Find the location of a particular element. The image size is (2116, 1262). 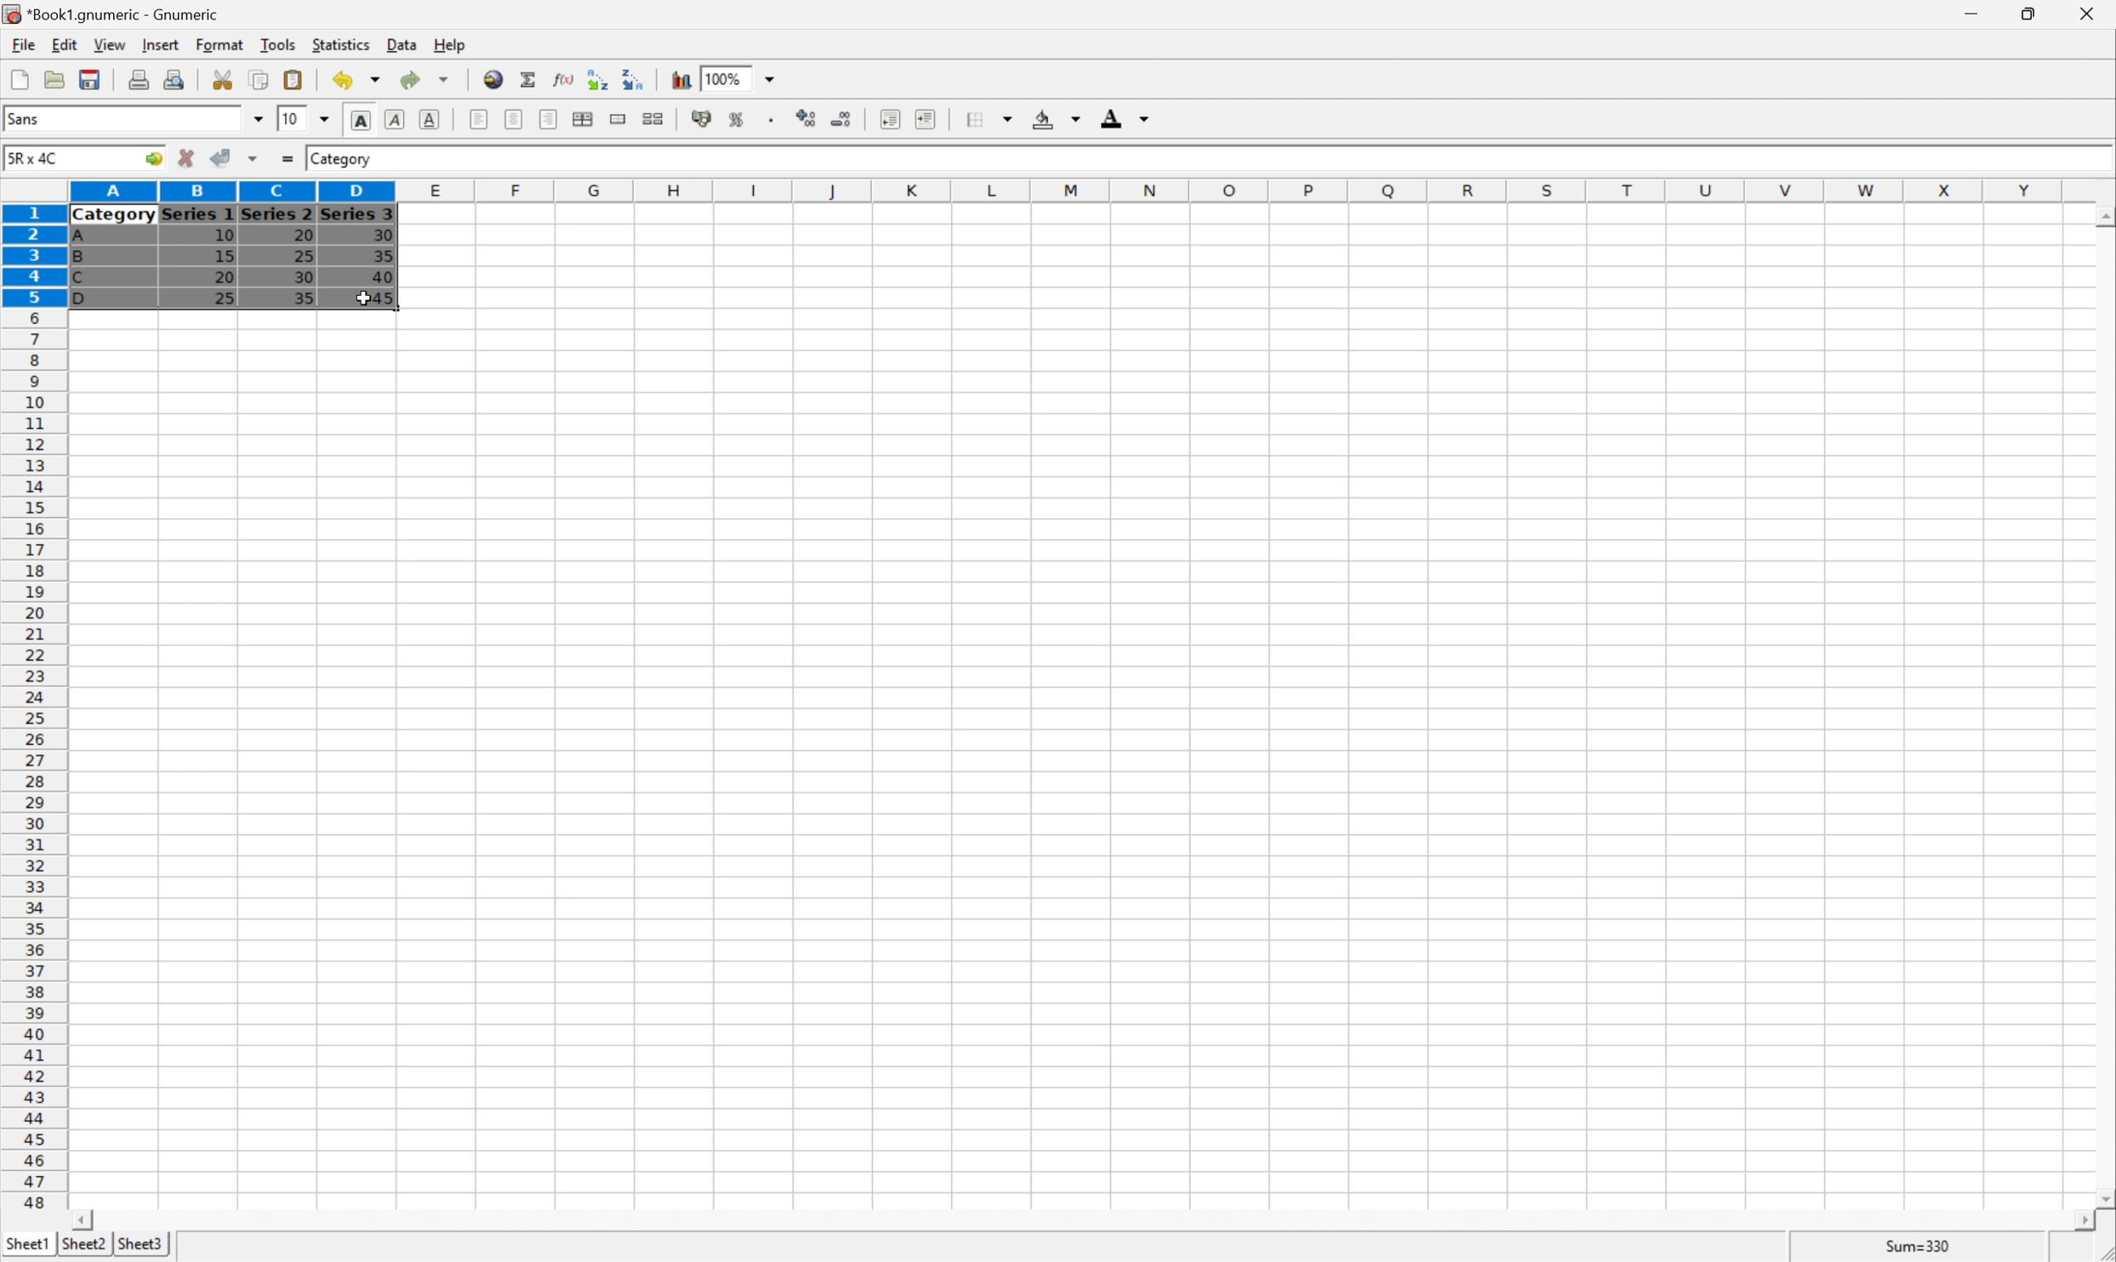

Statistics is located at coordinates (343, 45).